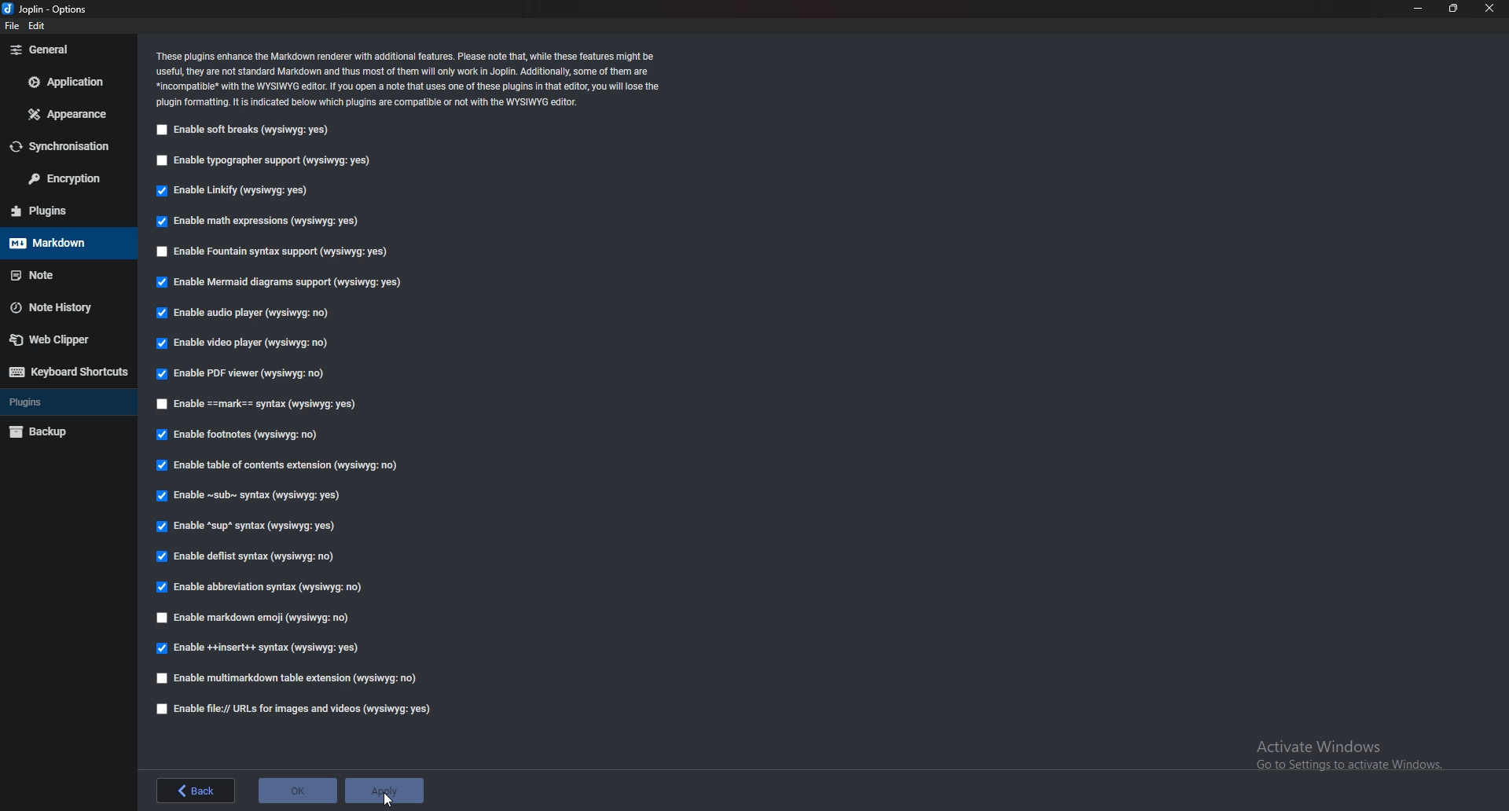  What do you see at coordinates (241, 435) in the screenshot?
I see `Enable footnotes` at bounding box center [241, 435].